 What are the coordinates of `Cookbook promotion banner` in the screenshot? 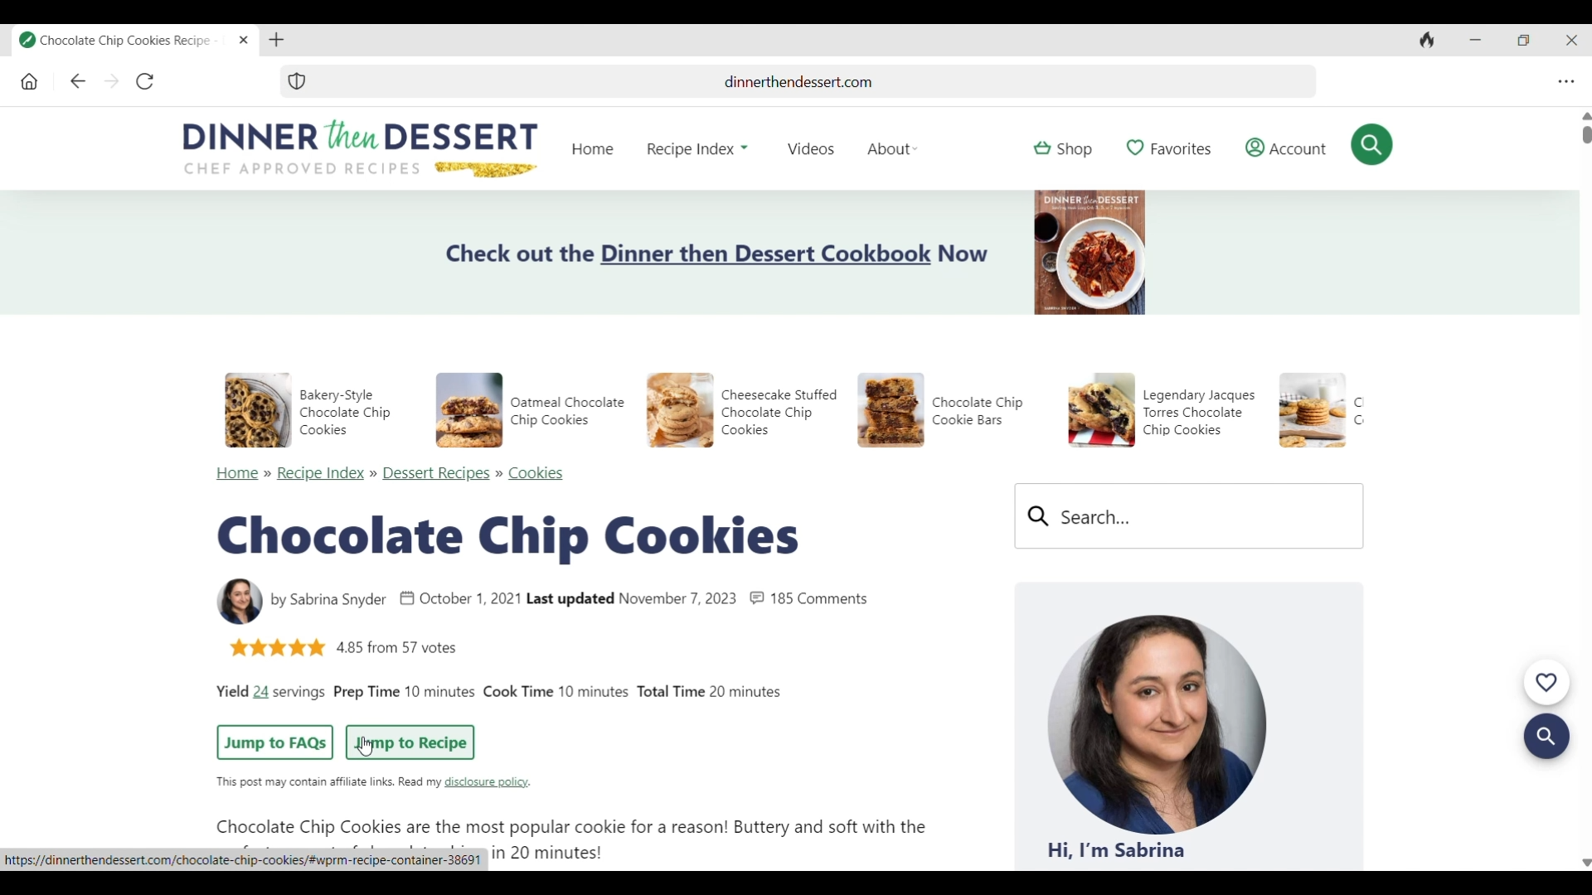 It's located at (1090, 253).